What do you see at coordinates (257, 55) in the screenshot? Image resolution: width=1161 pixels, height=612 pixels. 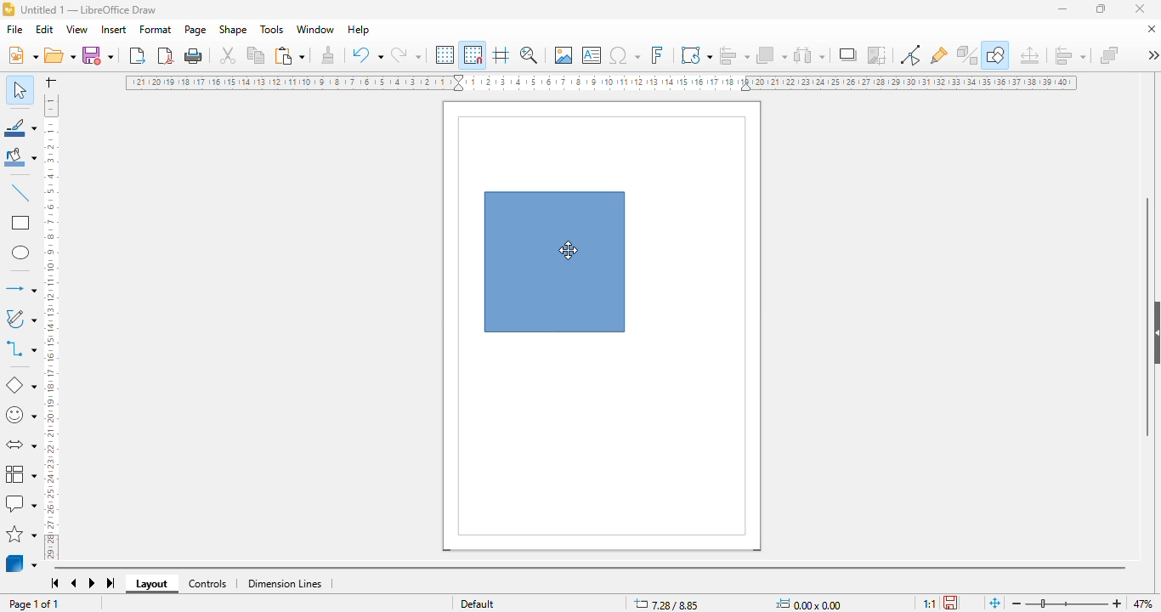 I see `copy` at bounding box center [257, 55].